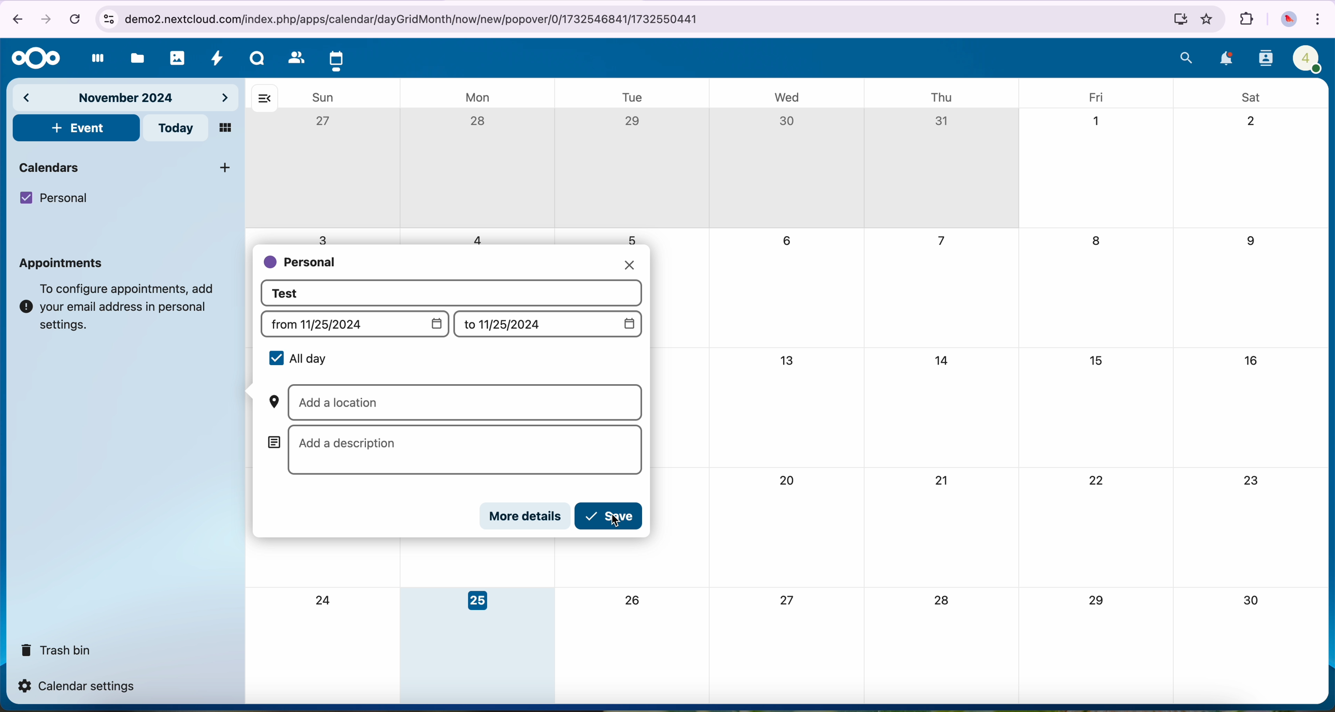 This screenshot has width=1335, height=712. Describe the element at coordinates (942, 602) in the screenshot. I see `28` at that location.